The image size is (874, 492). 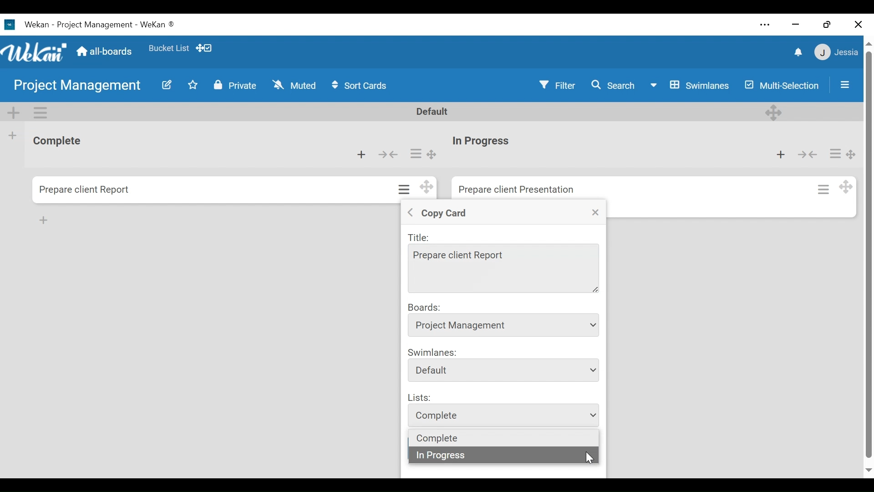 What do you see at coordinates (392, 154) in the screenshot?
I see `Collapse` at bounding box center [392, 154].